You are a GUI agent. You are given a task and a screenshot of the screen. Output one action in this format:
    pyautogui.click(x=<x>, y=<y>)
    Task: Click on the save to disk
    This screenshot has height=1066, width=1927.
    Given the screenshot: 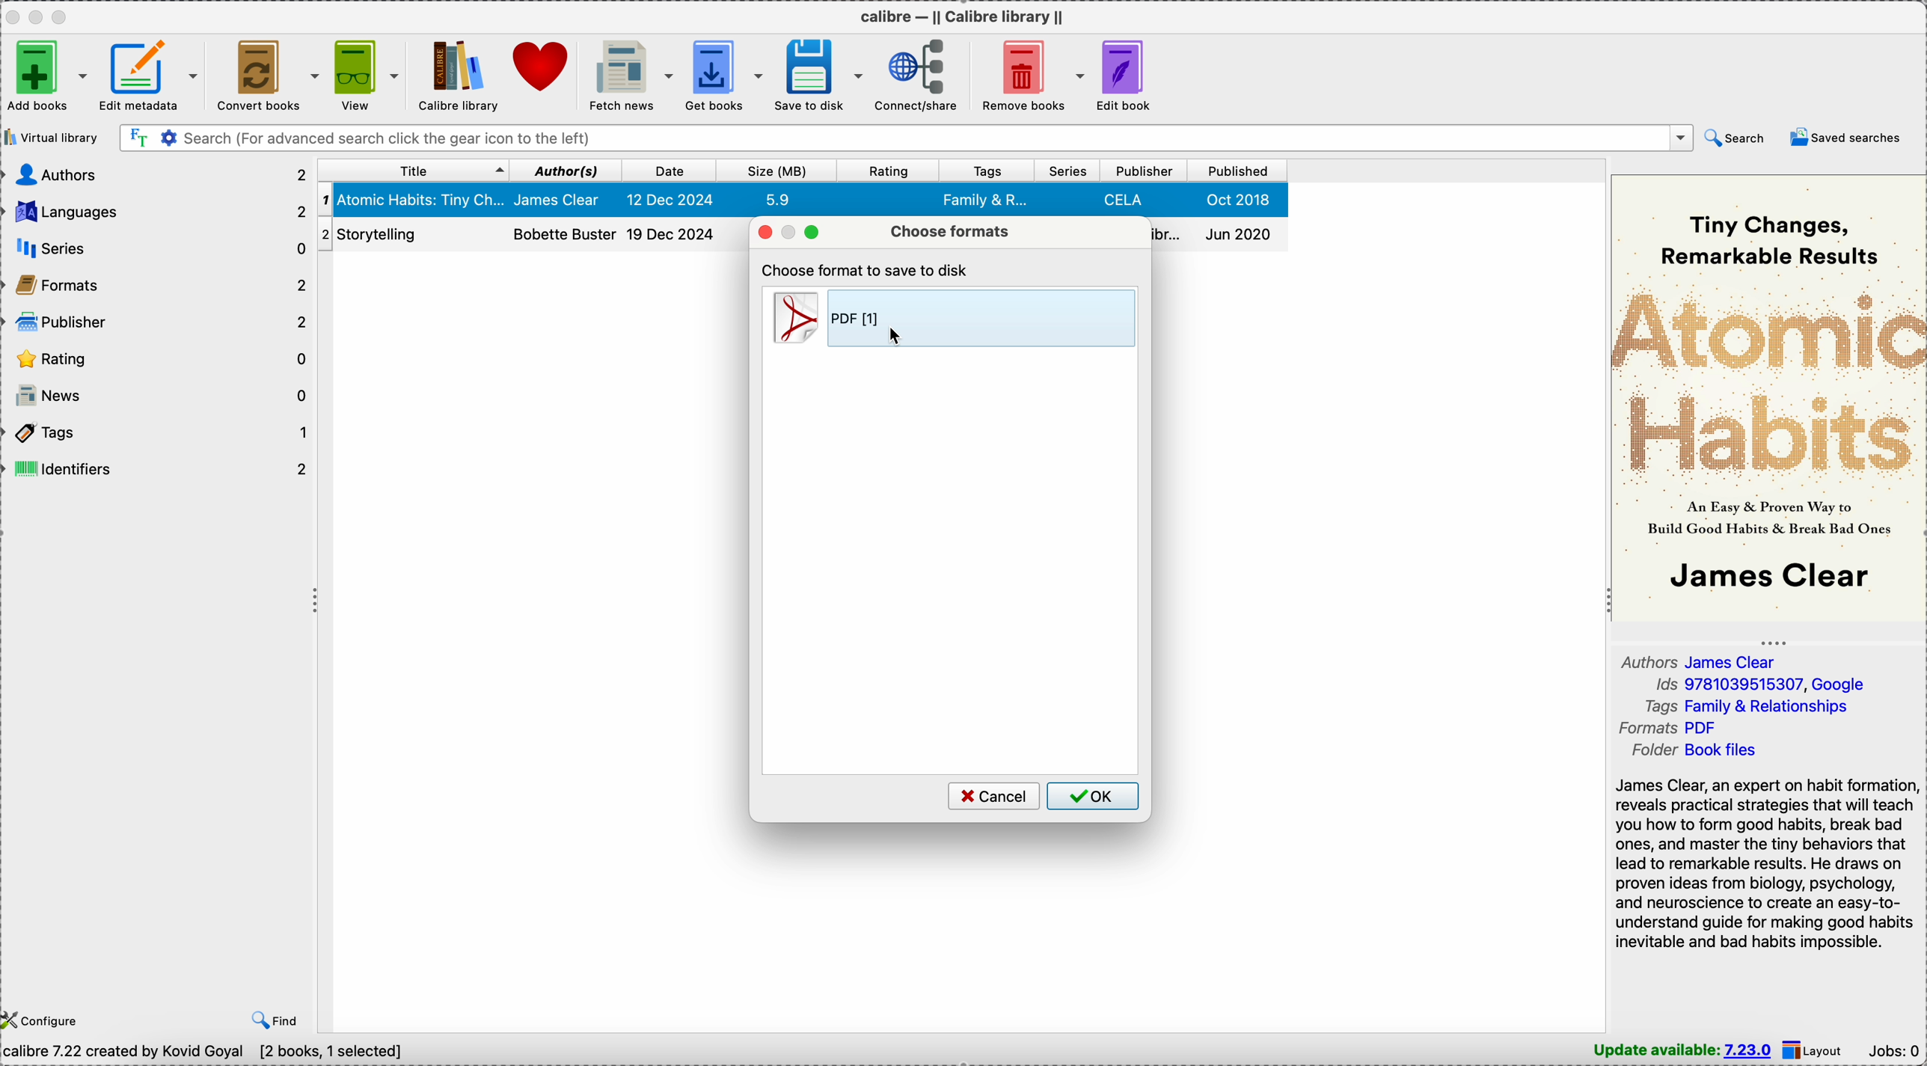 What is the action you would take?
    pyautogui.click(x=816, y=75)
    